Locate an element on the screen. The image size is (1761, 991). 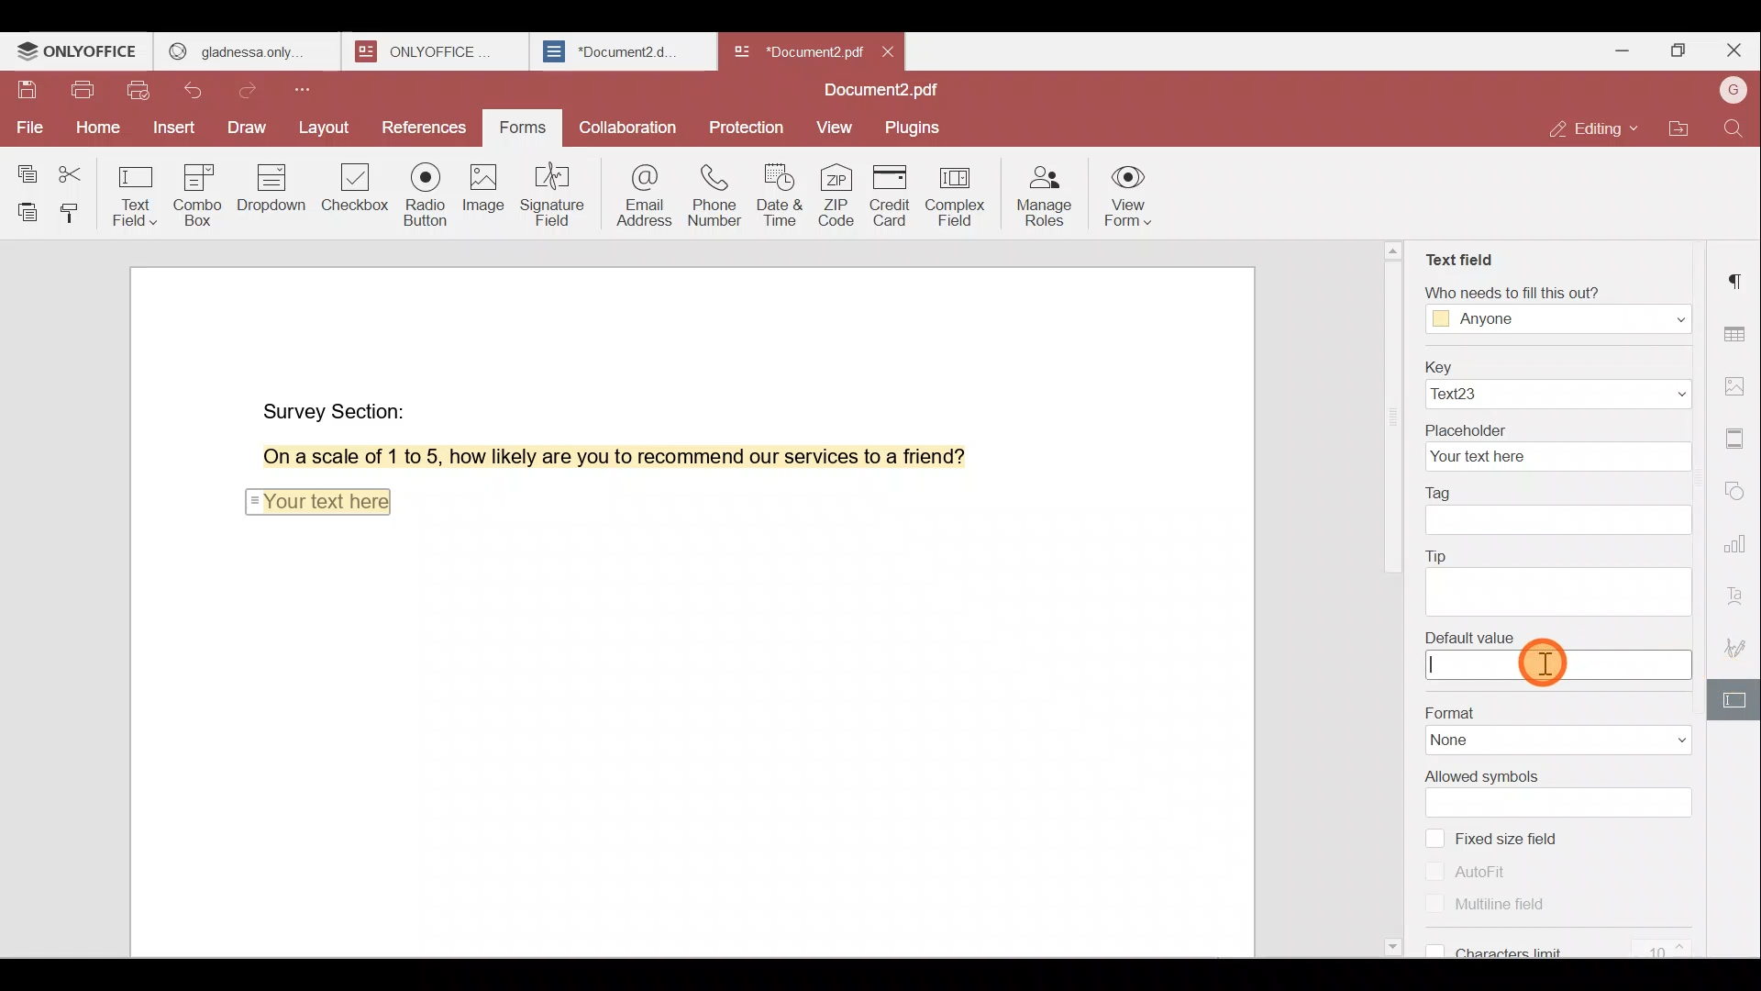
Save is located at coordinates (27, 95).